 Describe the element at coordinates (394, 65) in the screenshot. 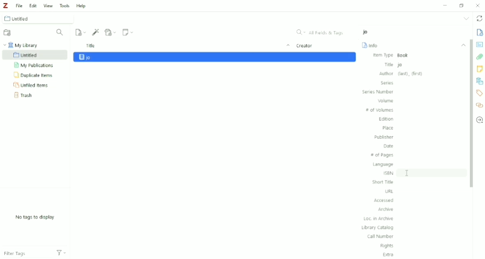

I see `Title jo` at that location.